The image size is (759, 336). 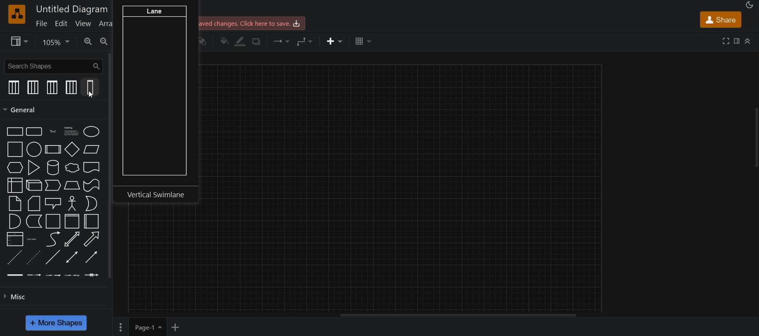 What do you see at coordinates (74, 276) in the screenshot?
I see `connector with 3 labels` at bounding box center [74, 276].